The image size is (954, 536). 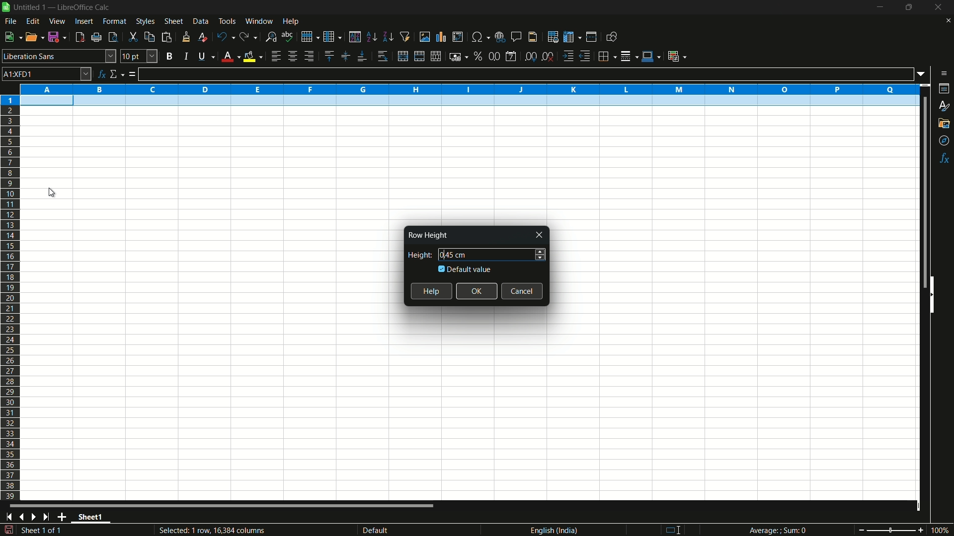 What do you see at coordinates (371, 37) in the screenshot?
I see `sort ascending` at bounding box center [371, 37].